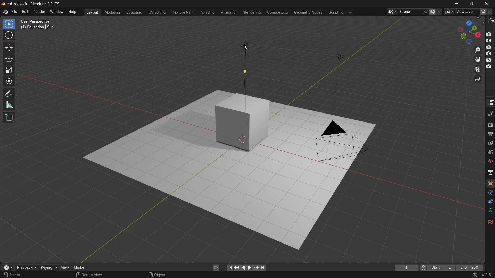 The height and width of the screenshot is (278, 495). What do you see at coordinates (442, 267) in the screenshot?
I see `start 1` at bounding box center [442, 267].